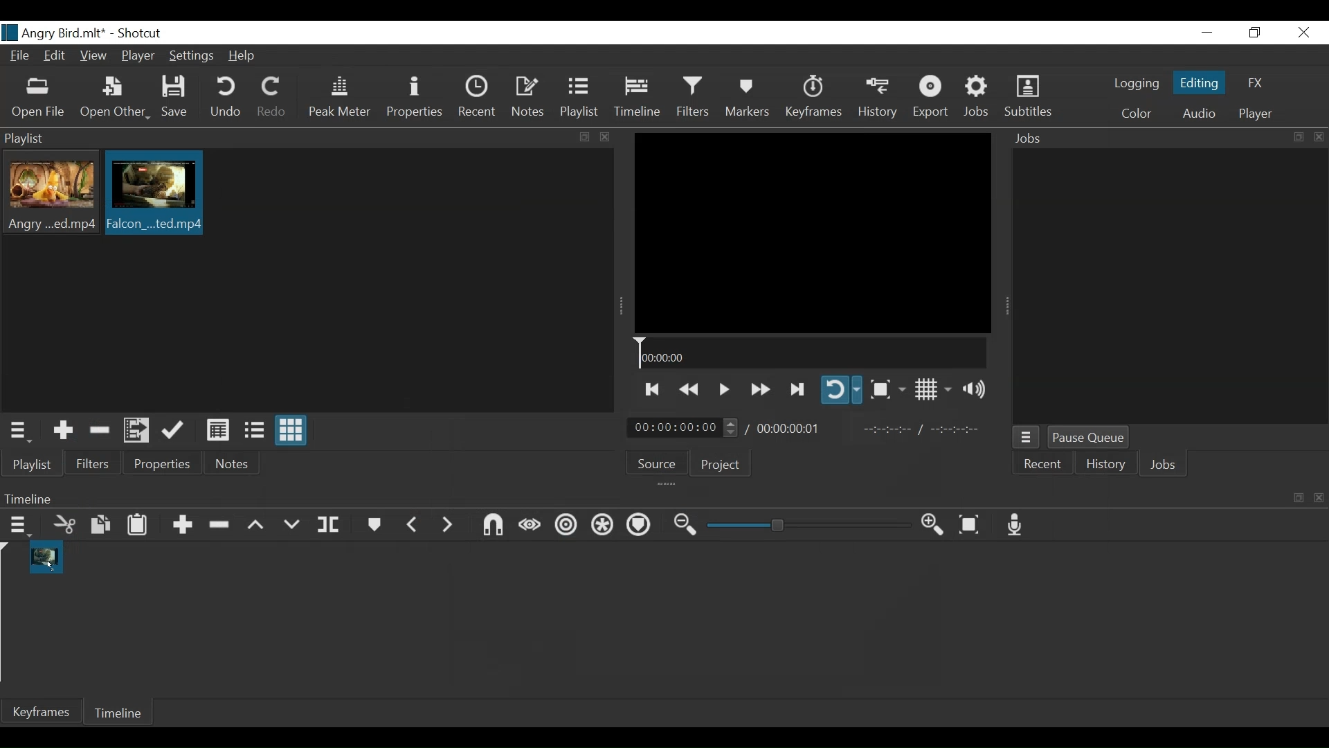 Image resolution: width=1329 pixels, height=748 pixels. Describe the element at coordinates (887, 389) in the screenshot. I see `Toggle zoom` at that location.